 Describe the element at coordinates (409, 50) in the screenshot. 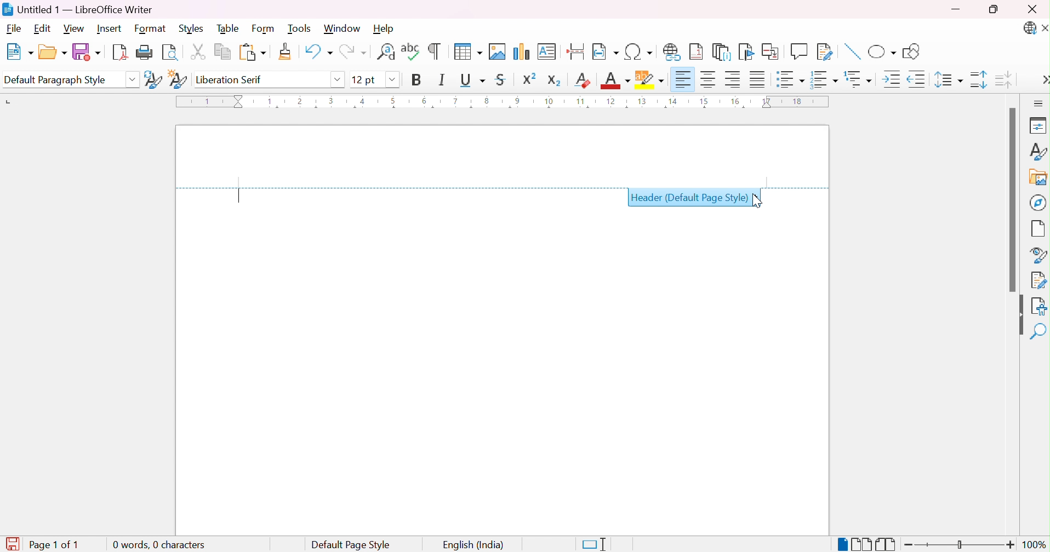

I see `Check spelling` at that location.